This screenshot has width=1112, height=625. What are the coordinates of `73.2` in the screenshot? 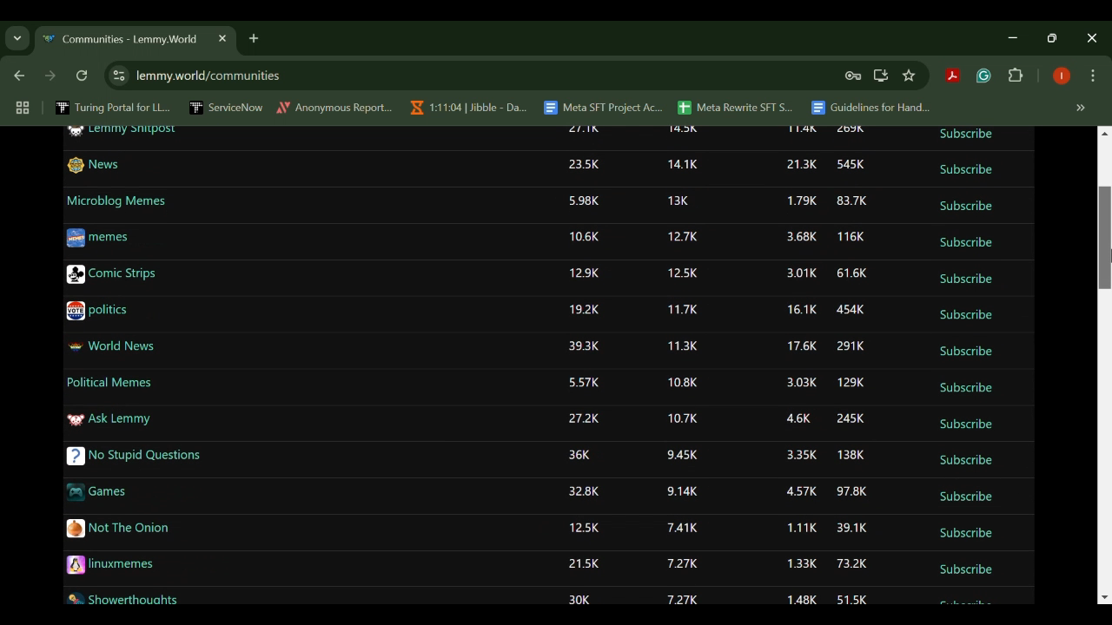 It's located at (851, 565).